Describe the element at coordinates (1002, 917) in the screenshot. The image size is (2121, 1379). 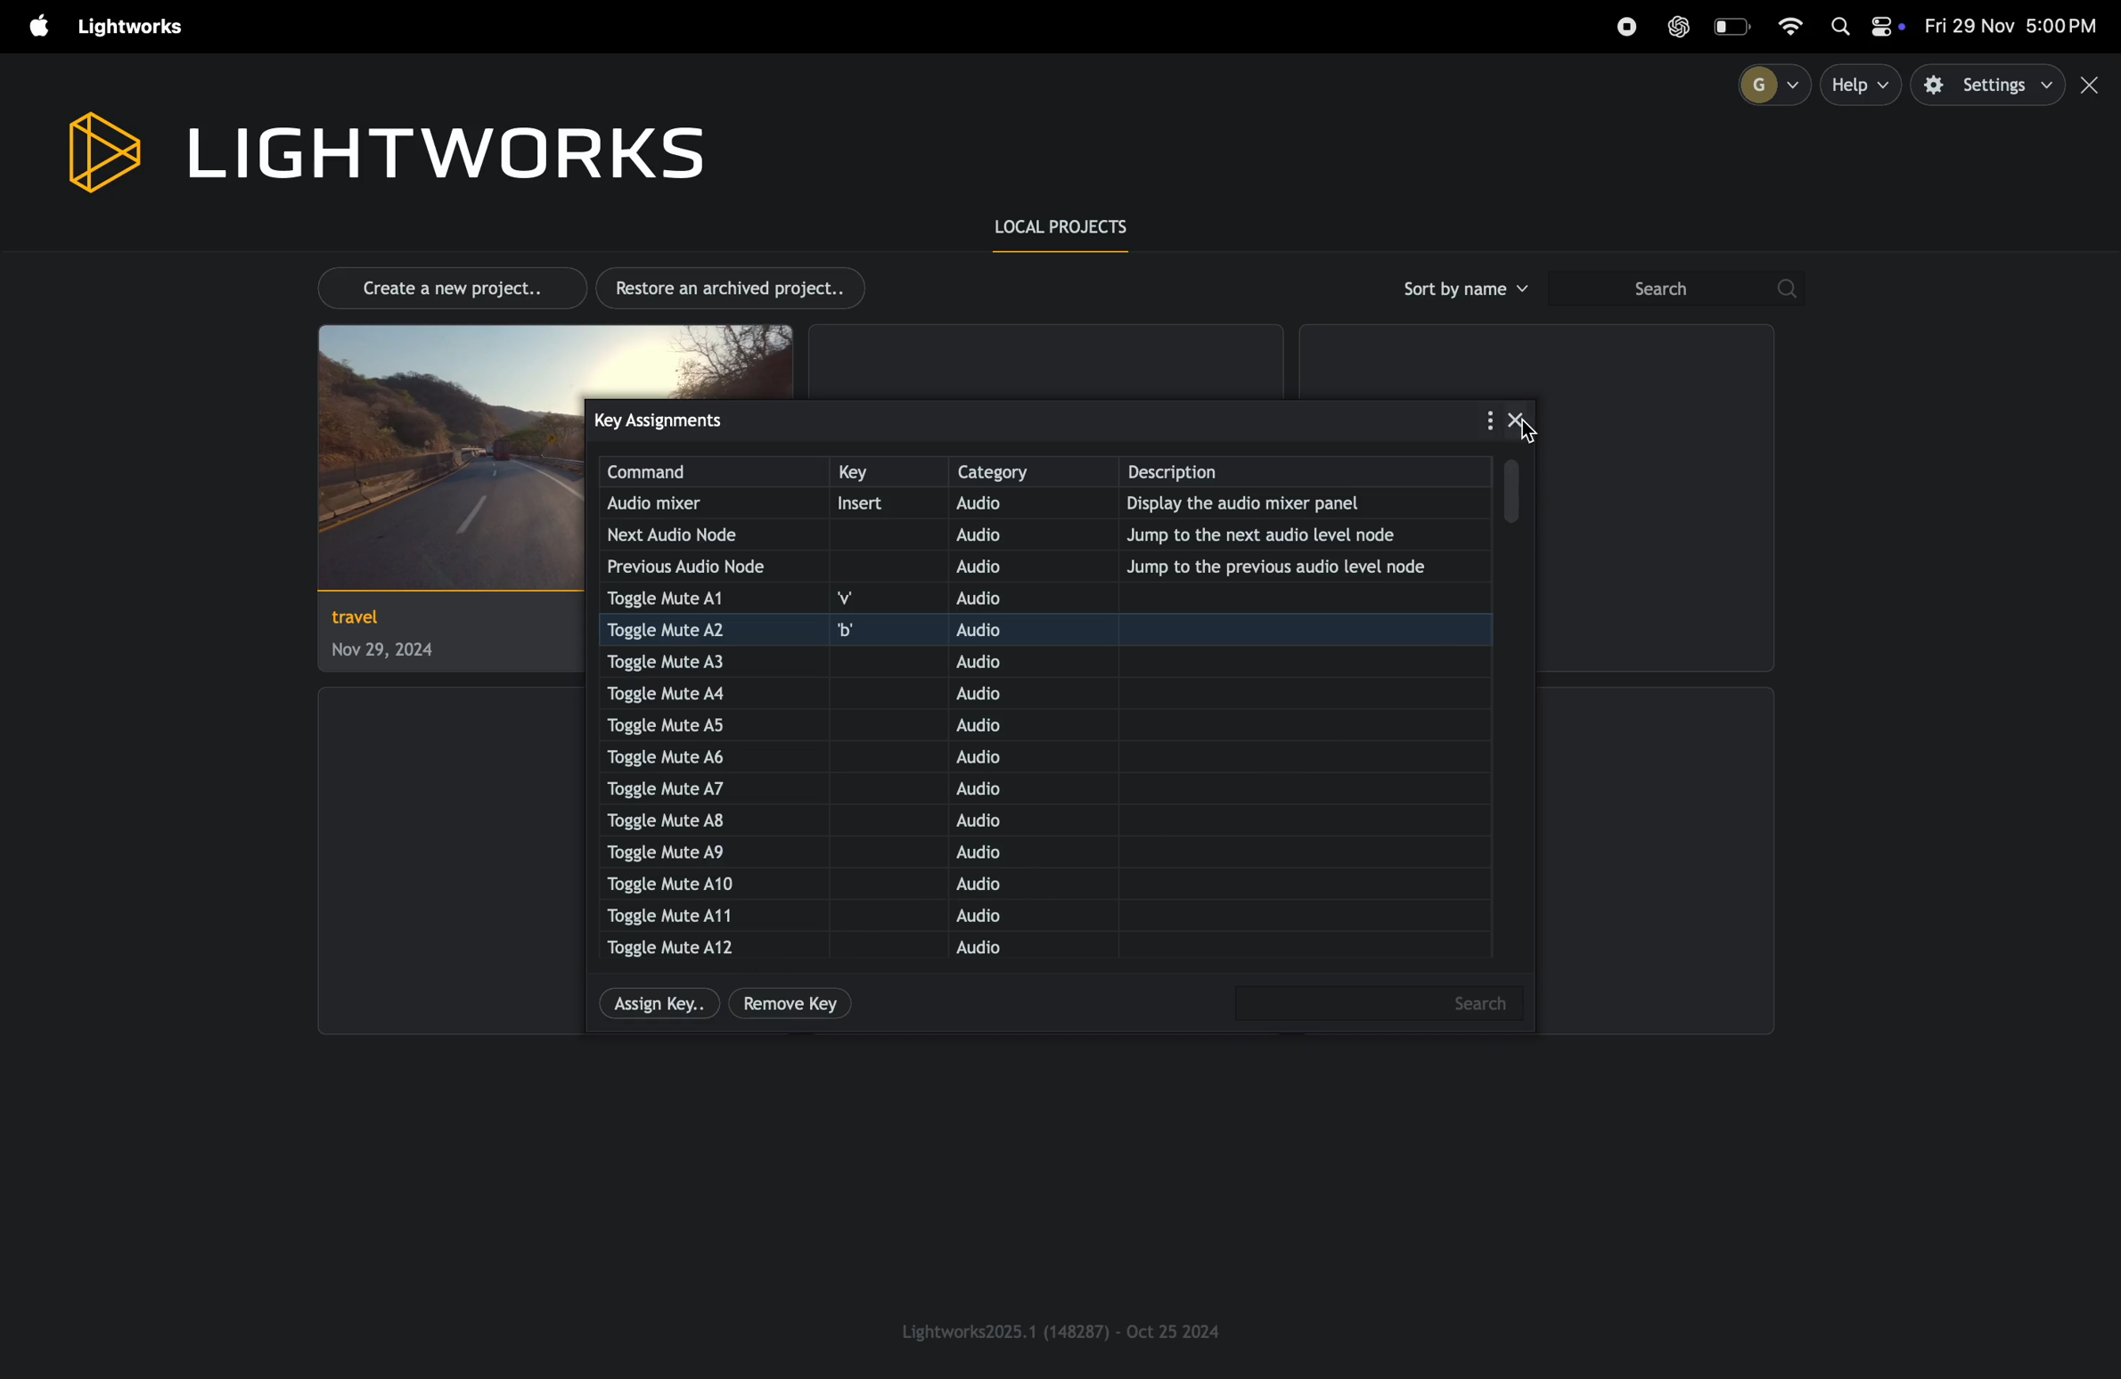
I see `audio` at that location.